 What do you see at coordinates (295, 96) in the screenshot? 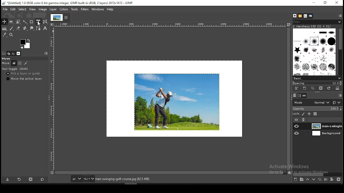
I see `layers` at bounding box center [295, 96].